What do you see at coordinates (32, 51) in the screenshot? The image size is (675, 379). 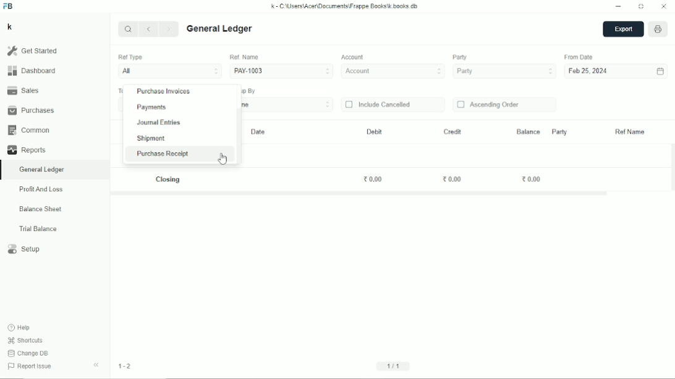 I see `Get started` at bounding box center [32, 51].